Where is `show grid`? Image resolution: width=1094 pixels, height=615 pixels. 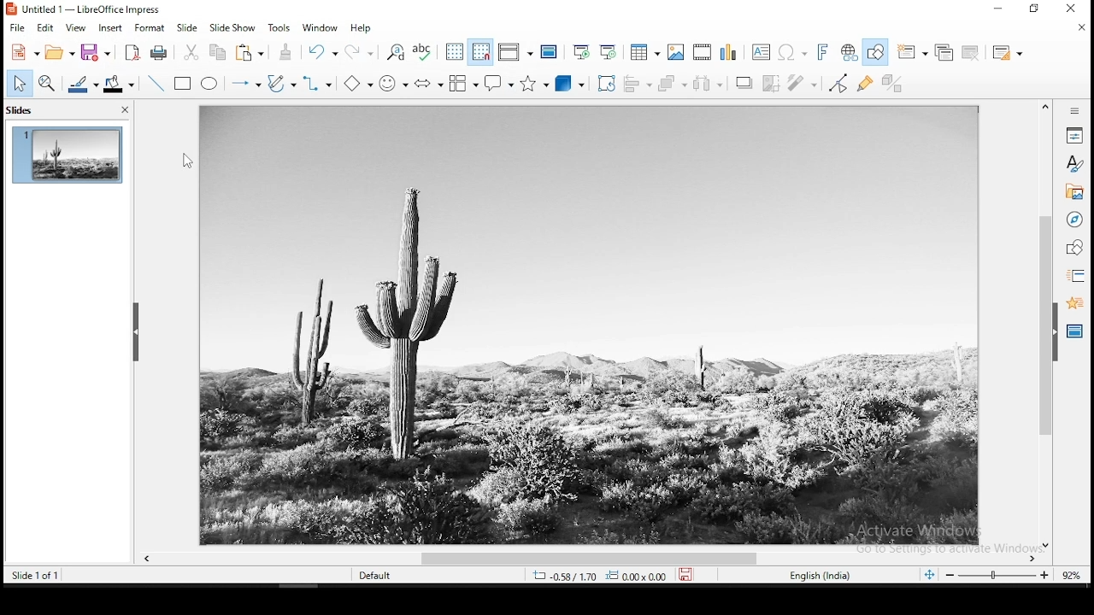 show grid is located at coordinates (455, 52).